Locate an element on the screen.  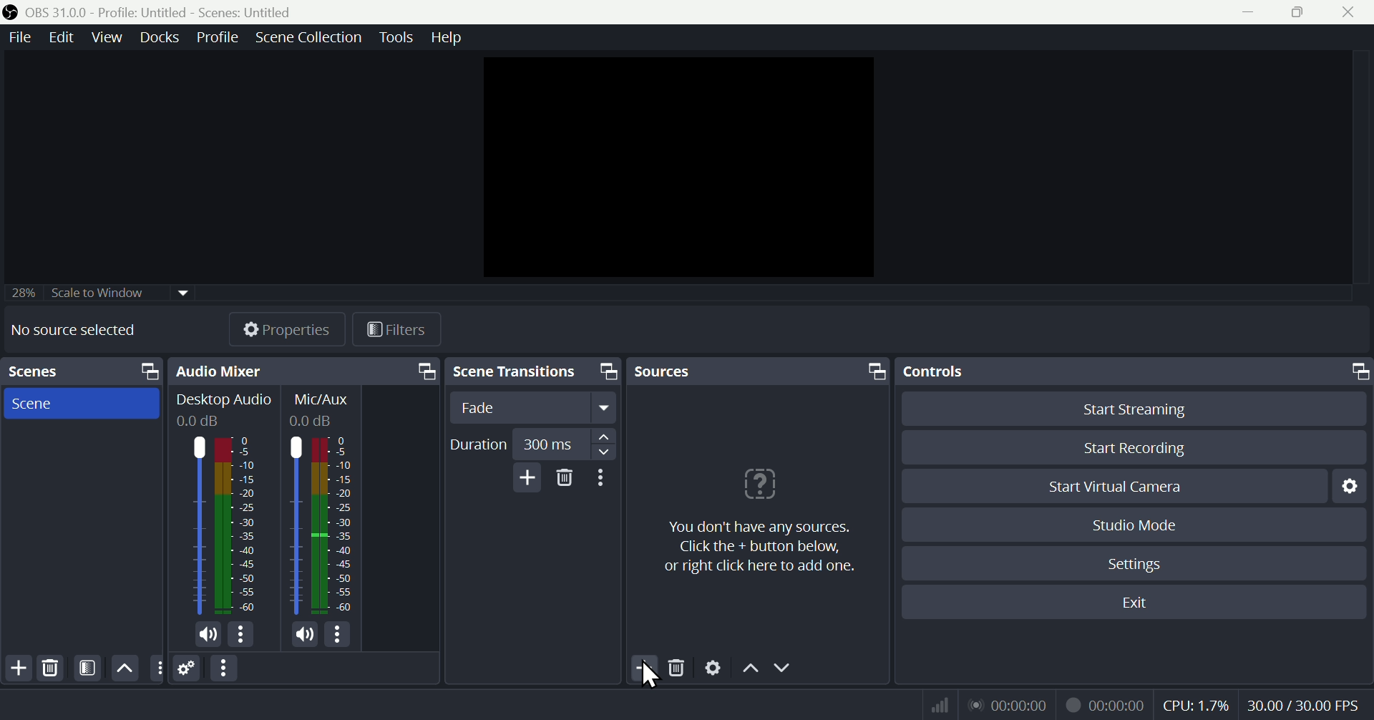
Delete is located at coordinates (678, 670).